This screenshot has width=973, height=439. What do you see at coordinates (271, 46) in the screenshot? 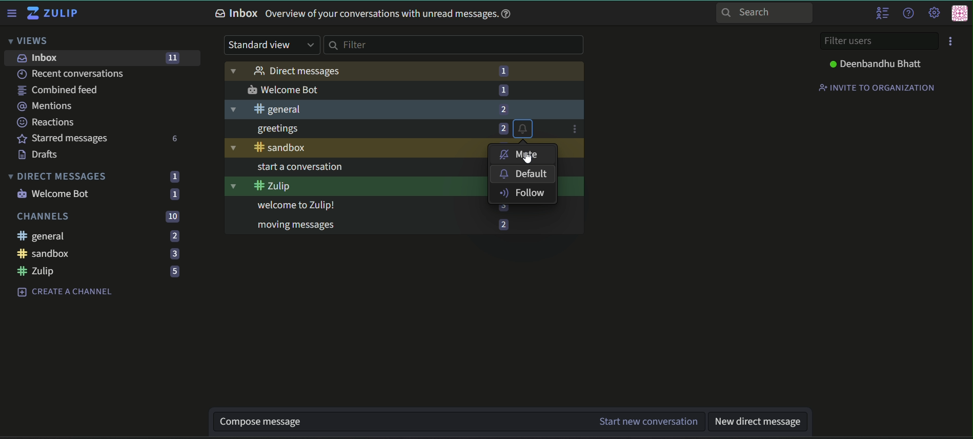
I see `Standard view` at bounding box center [271, 46].